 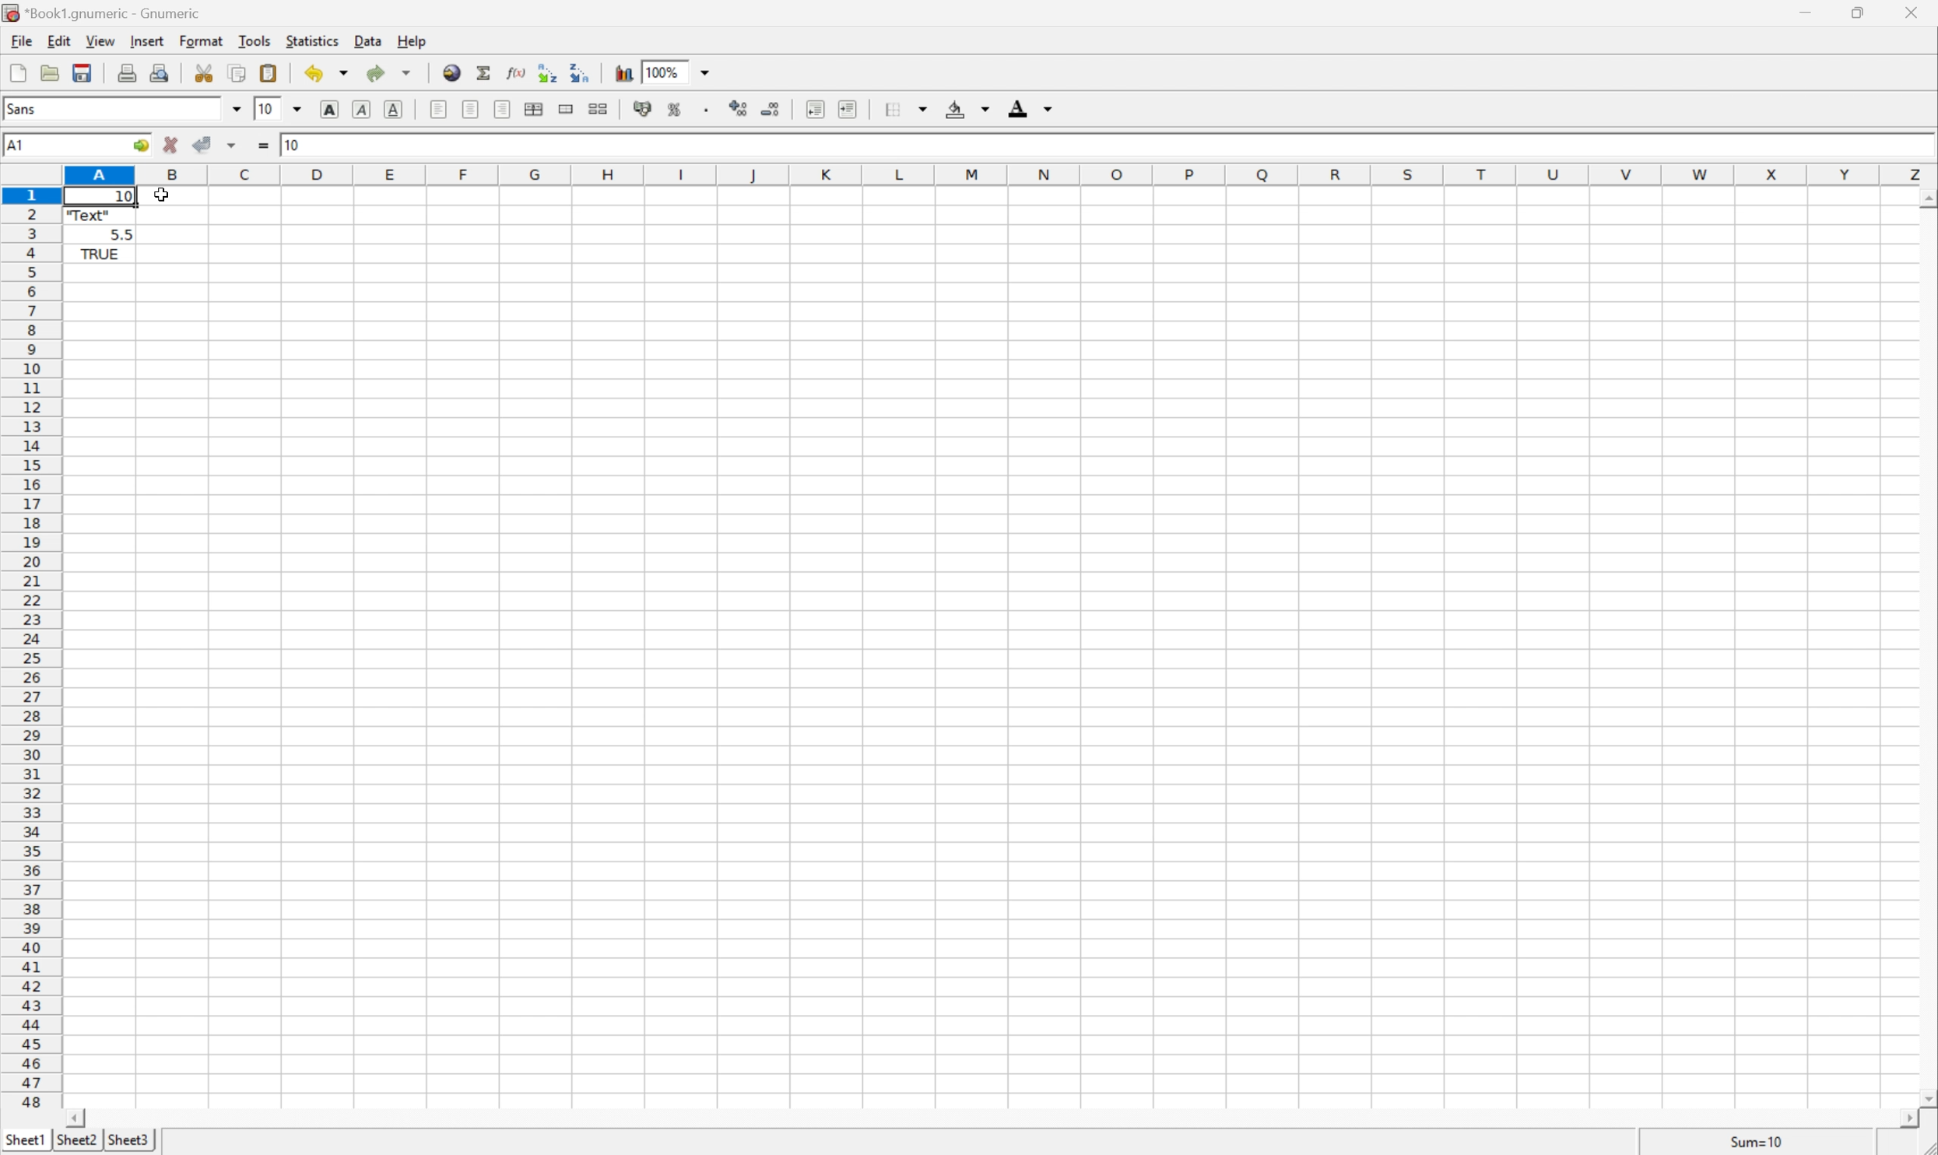 What do you see at coordinates (450, 72) in the screenshot?
I see `Insert a hyperlink` at bounding box center [450, 72].